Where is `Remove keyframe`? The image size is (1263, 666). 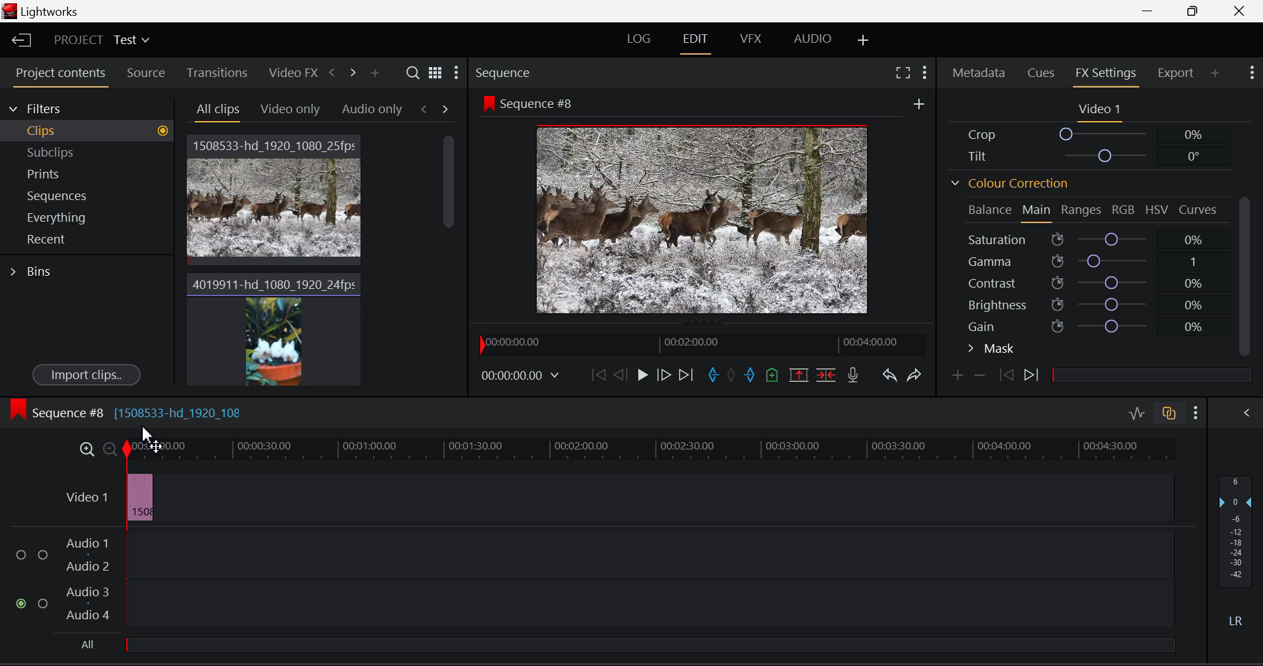 Remove keyframe is located at coordinates (980, 377).